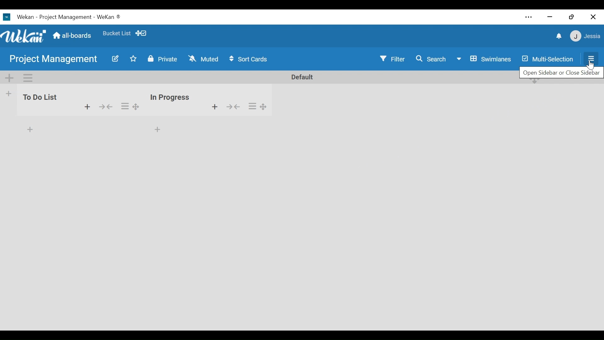  What do you see at coordinates (115, 59) in the screenshot?
I see `Edit` at bounding box center [115, 59].